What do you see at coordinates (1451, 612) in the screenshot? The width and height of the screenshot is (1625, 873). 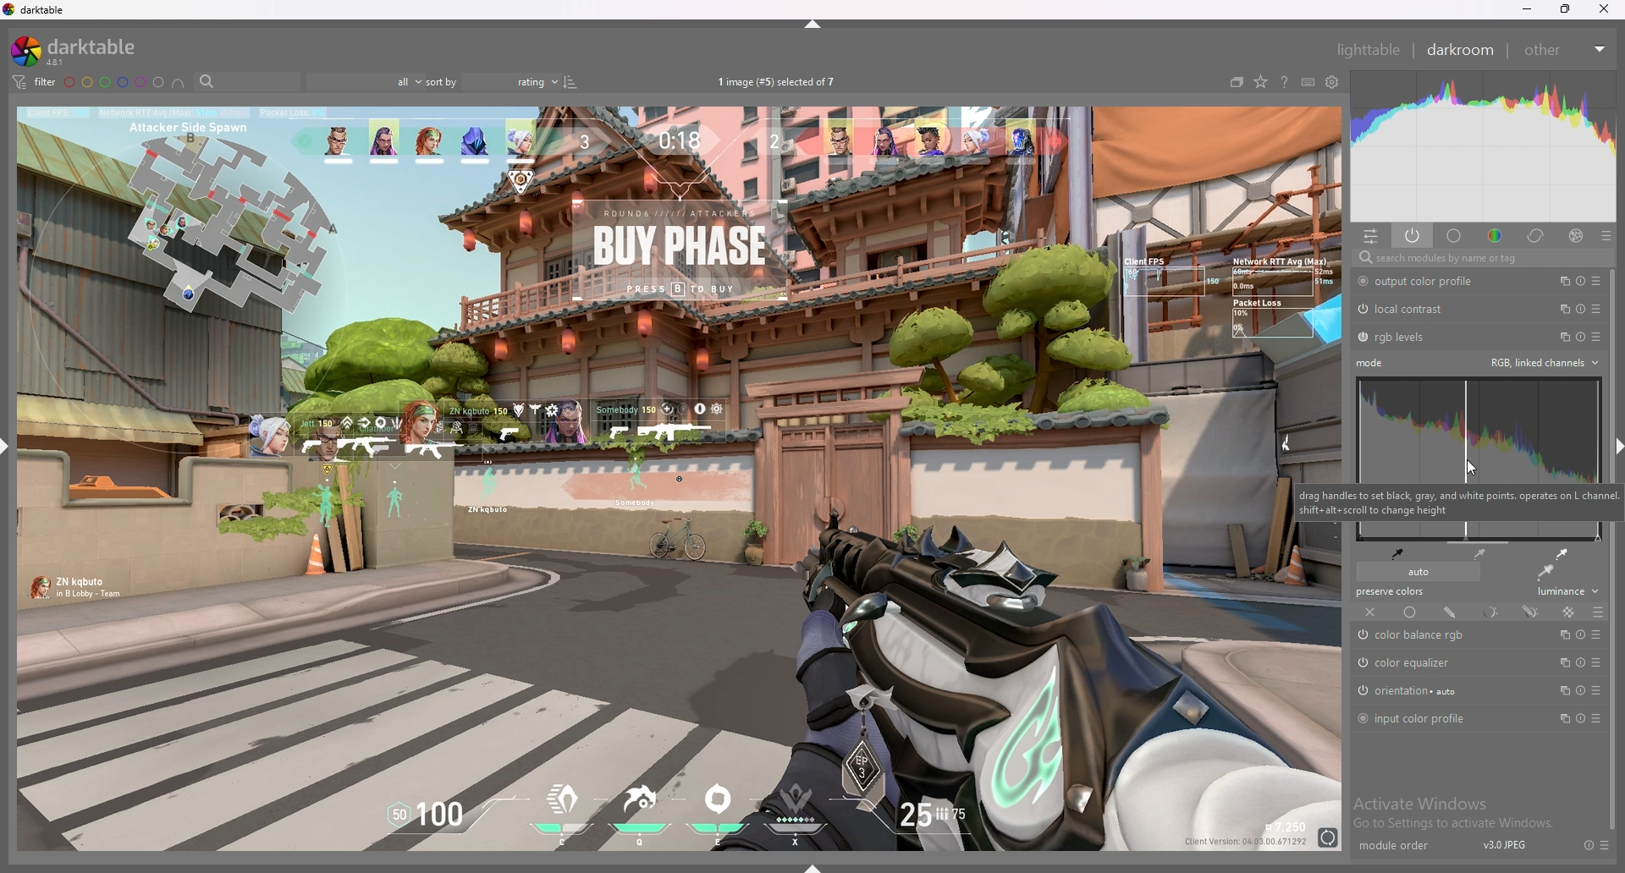 I see `drawn mask` at bounding box center [1451, 612].